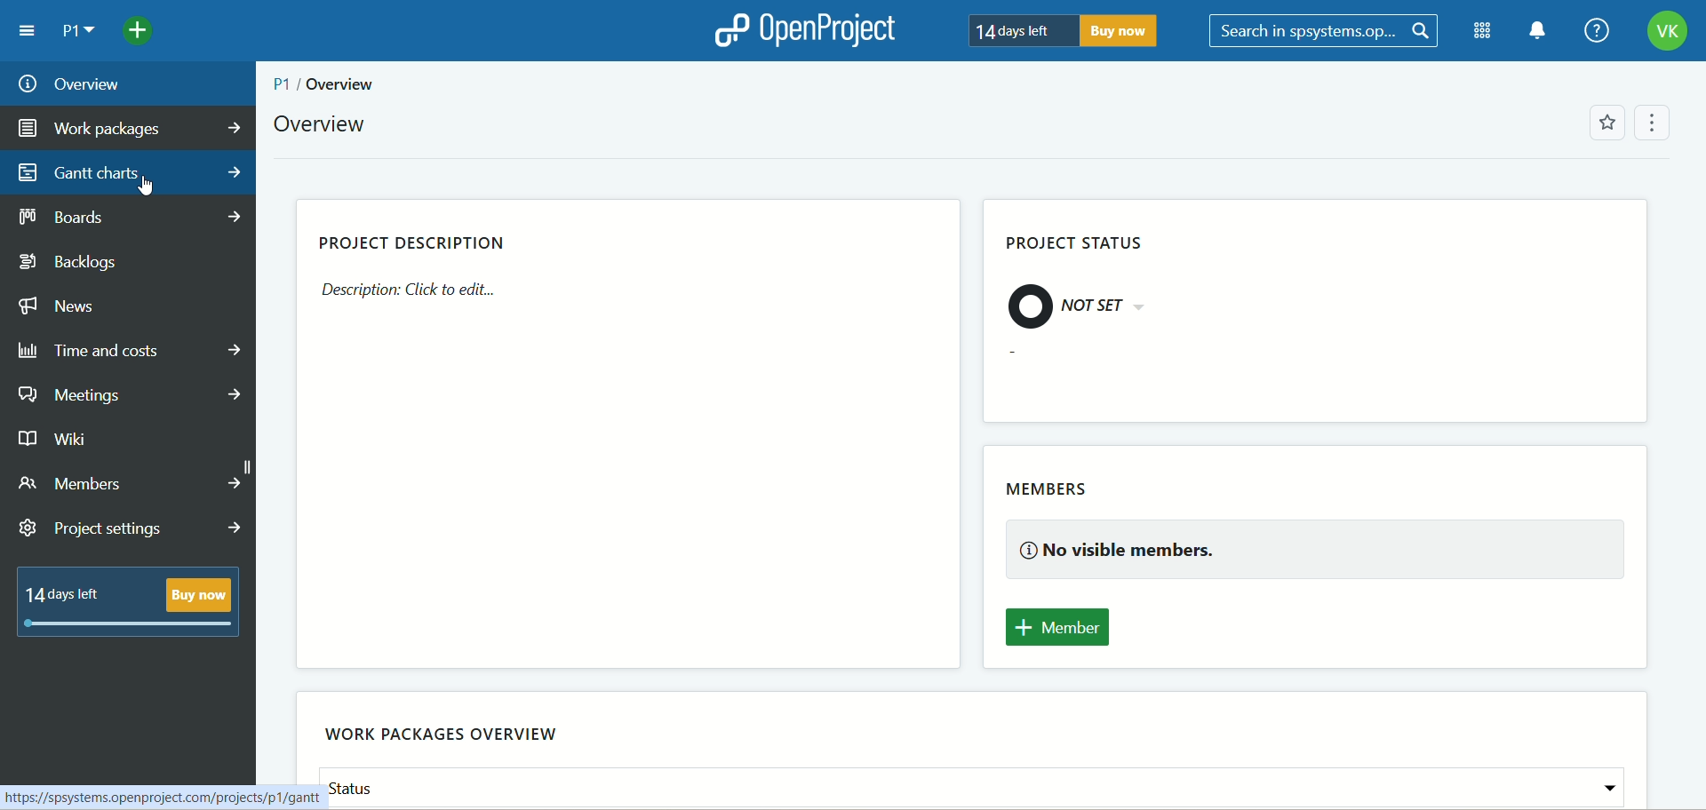  Describe the element at coordinates (1326, 31) in the screenshot. I see `search` at that location.